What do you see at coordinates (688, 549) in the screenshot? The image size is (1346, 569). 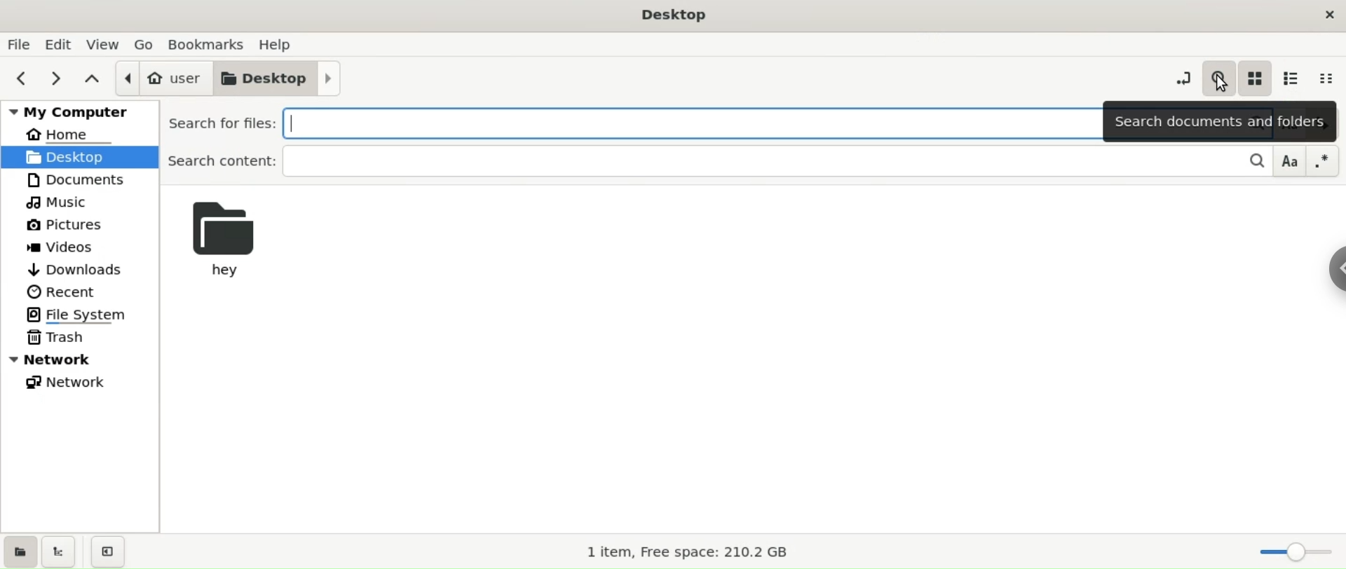 I see `1 item, Free space: 210.2 GB` at bounding box center [688, 549].